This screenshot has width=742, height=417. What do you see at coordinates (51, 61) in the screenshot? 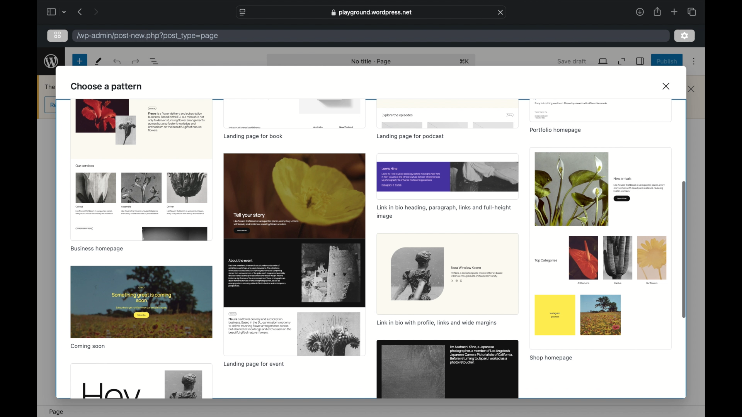
I see `wordpress` at bounding box center [51, 61].